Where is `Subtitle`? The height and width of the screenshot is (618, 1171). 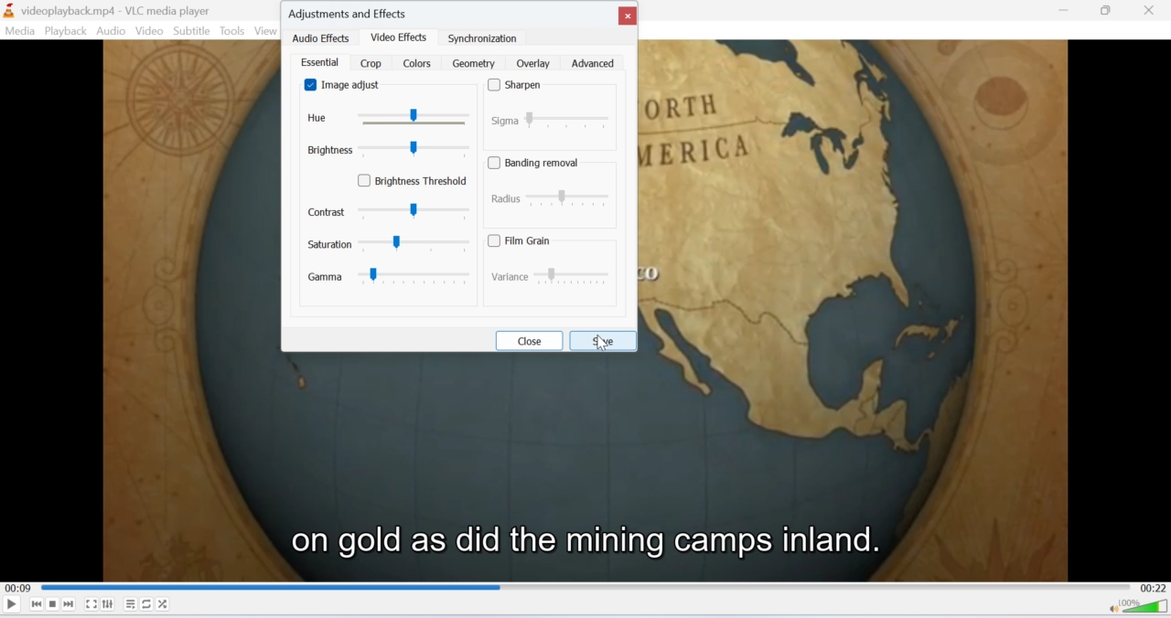 Subtitle is located at coordinates (191, 32).